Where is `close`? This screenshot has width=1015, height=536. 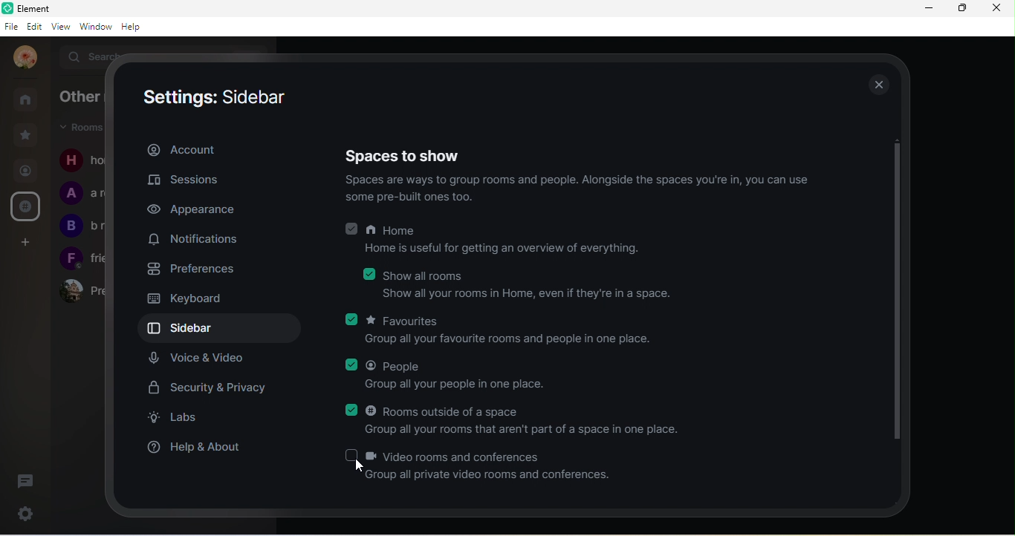 close is located at coordinates (999, 10).